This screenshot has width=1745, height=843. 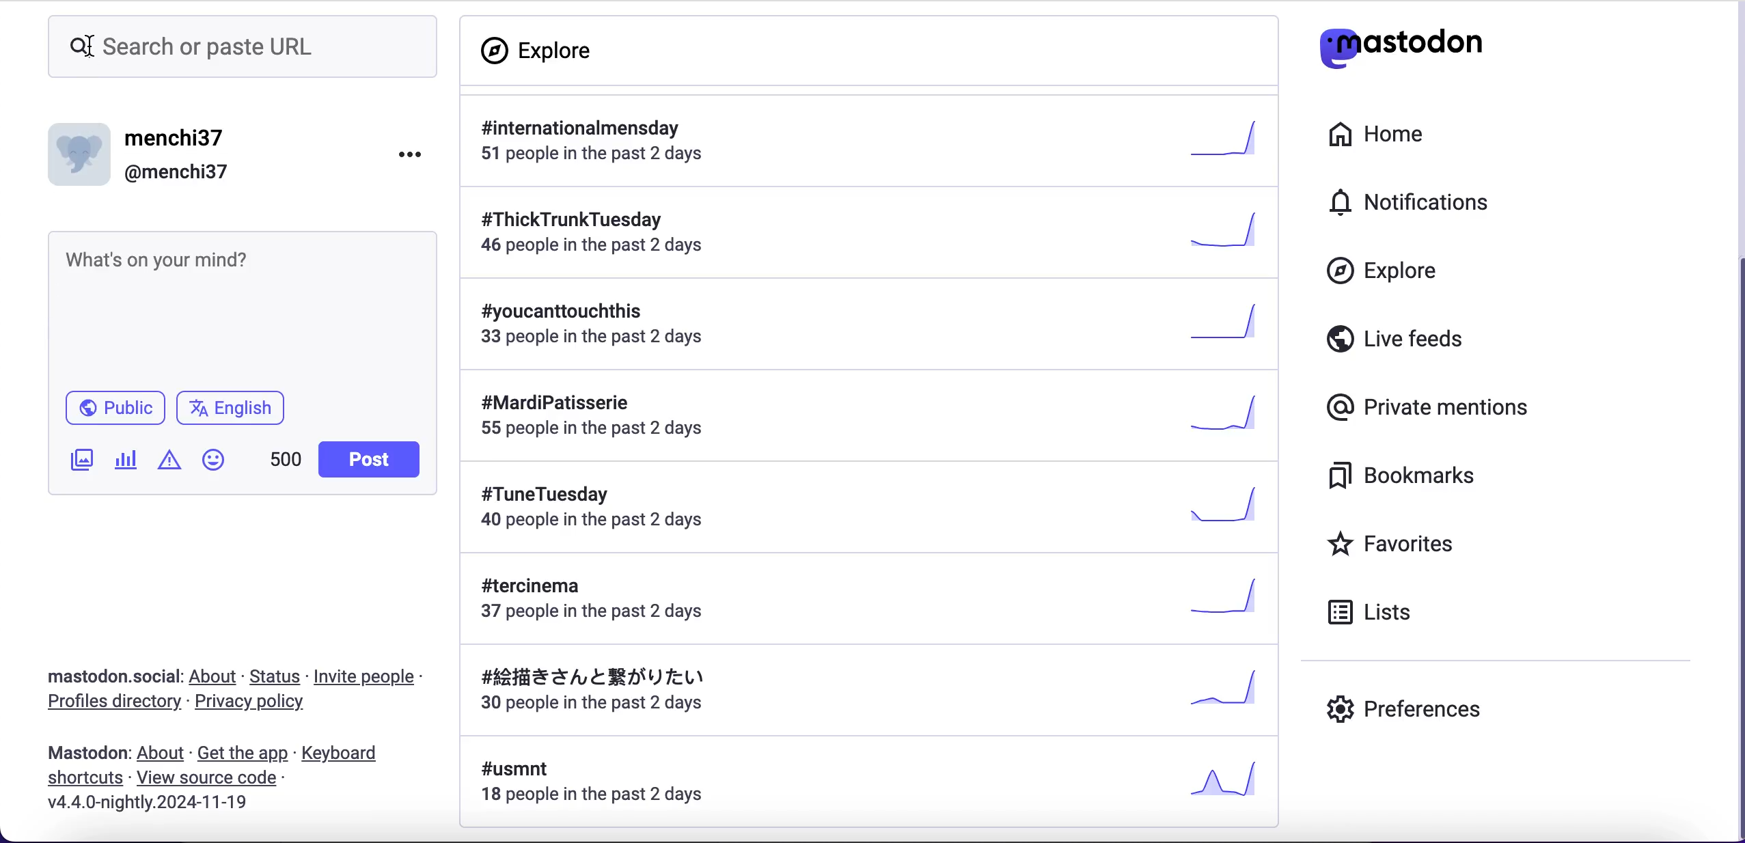 What do you see at coordinates (1383, 271) in the screenshot?
I see `explore` at bounding box center [1383, 271].